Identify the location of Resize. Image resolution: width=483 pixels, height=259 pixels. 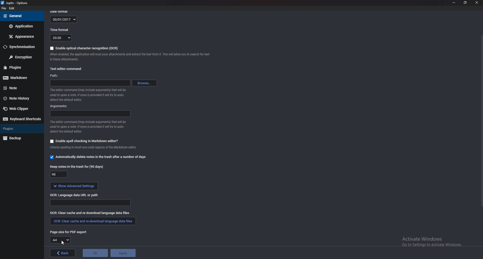
(465, 3).